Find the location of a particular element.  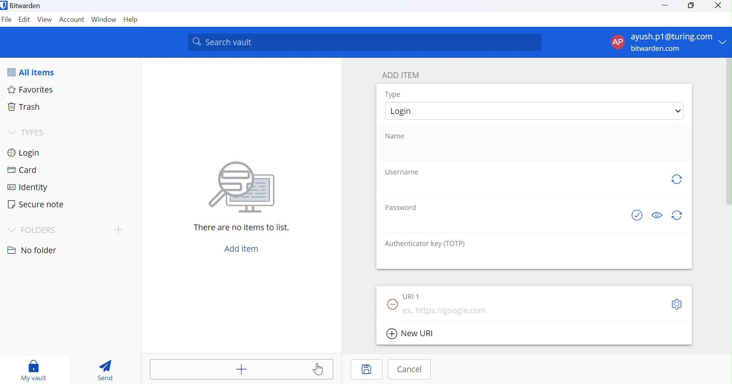

Username is located at coordinates (402, 172).